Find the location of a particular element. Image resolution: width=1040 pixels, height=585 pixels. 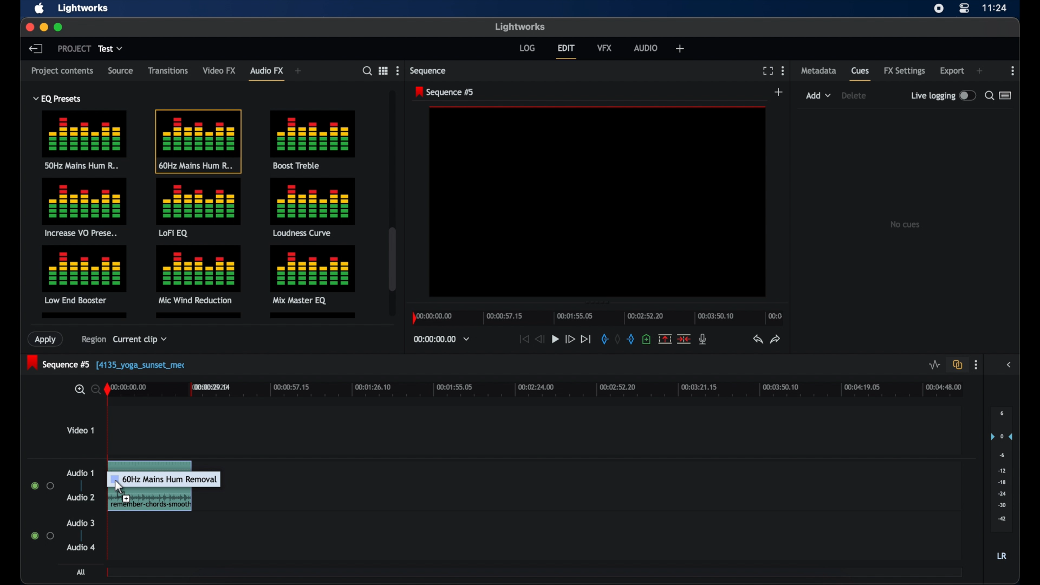

add is located at coordinates (680, 48).